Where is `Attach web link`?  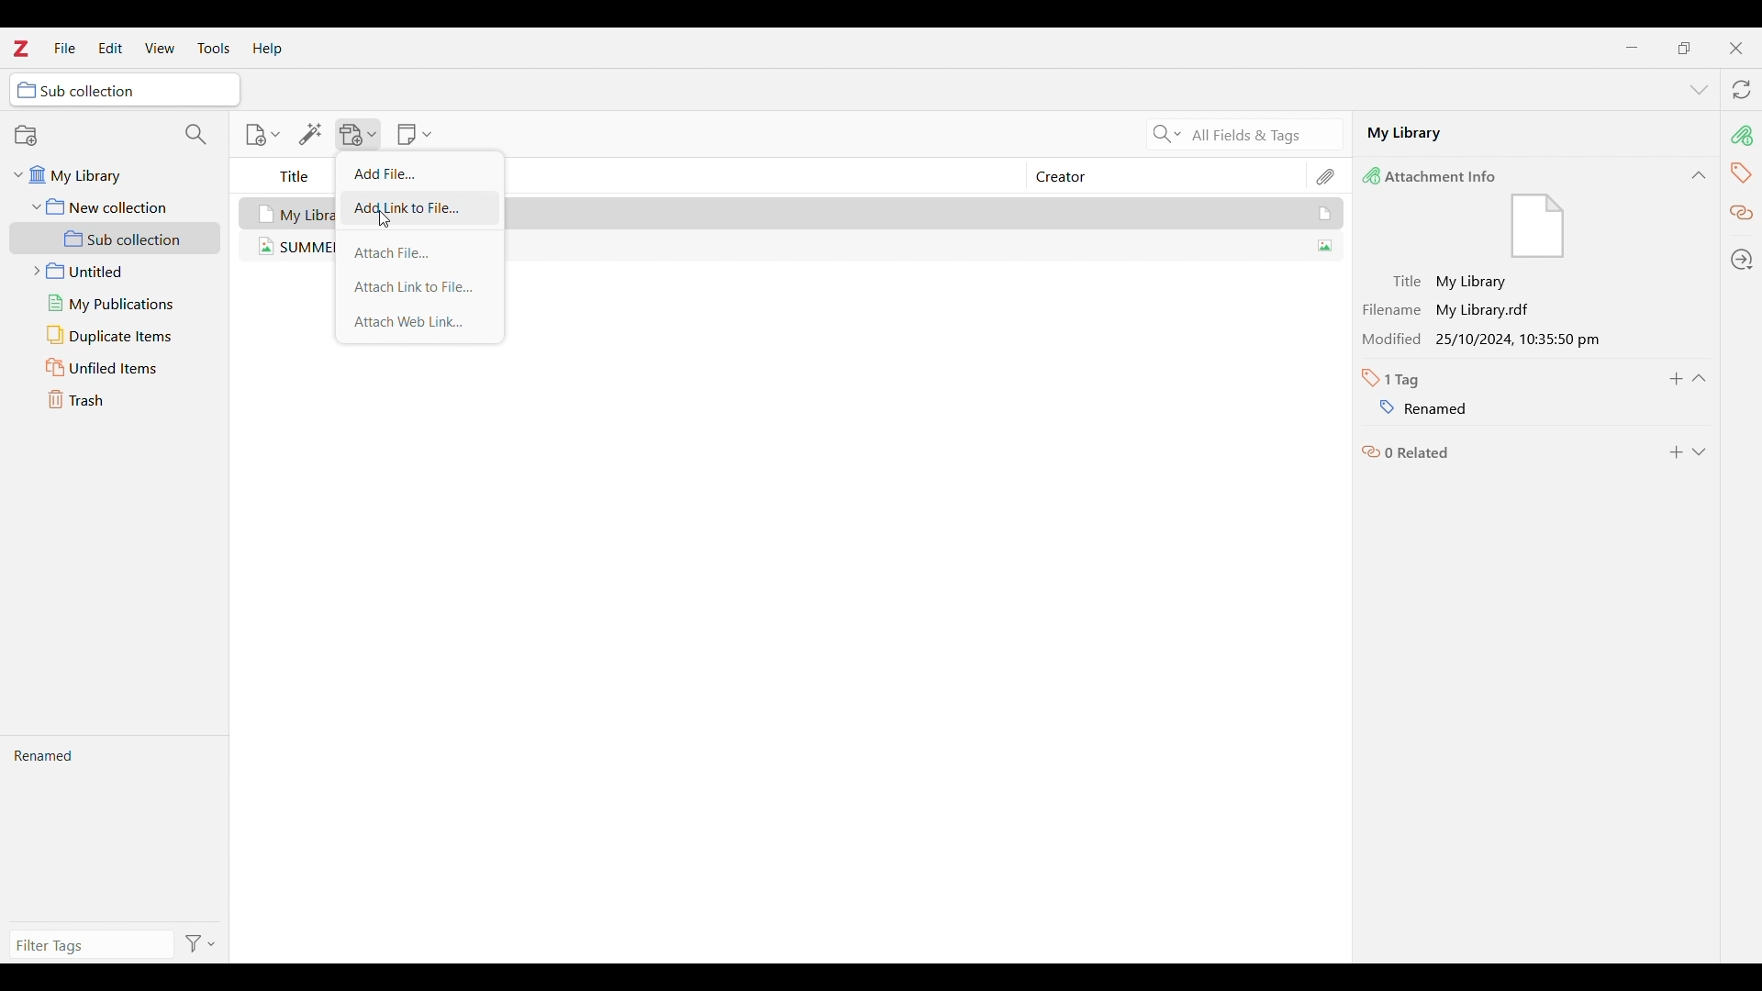
Attach web link is located at coordinates (420, 322).